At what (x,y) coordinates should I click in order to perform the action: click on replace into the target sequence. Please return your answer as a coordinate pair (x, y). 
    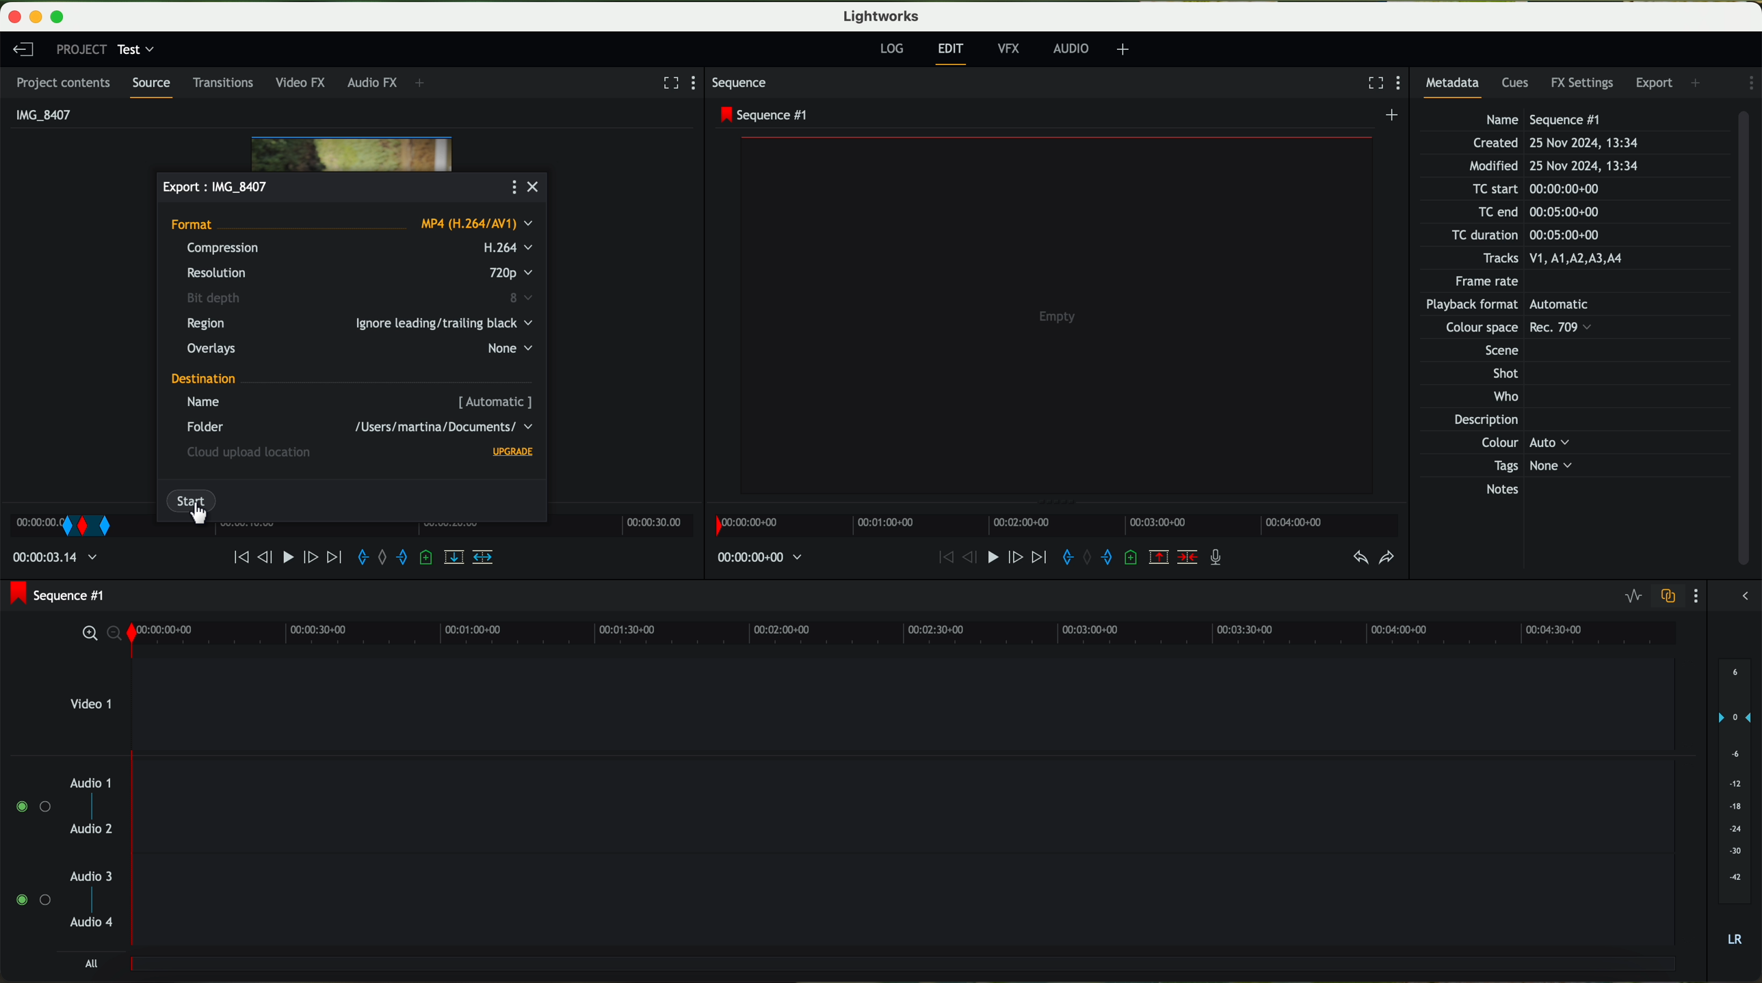
    Looking at the image, I should click on (457, 562).